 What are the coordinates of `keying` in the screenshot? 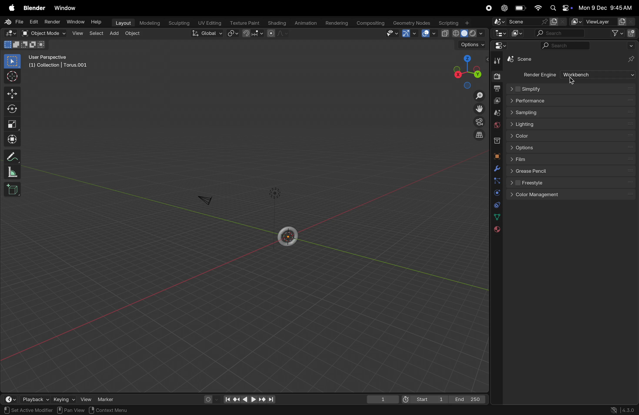 It's located at (64, 400).